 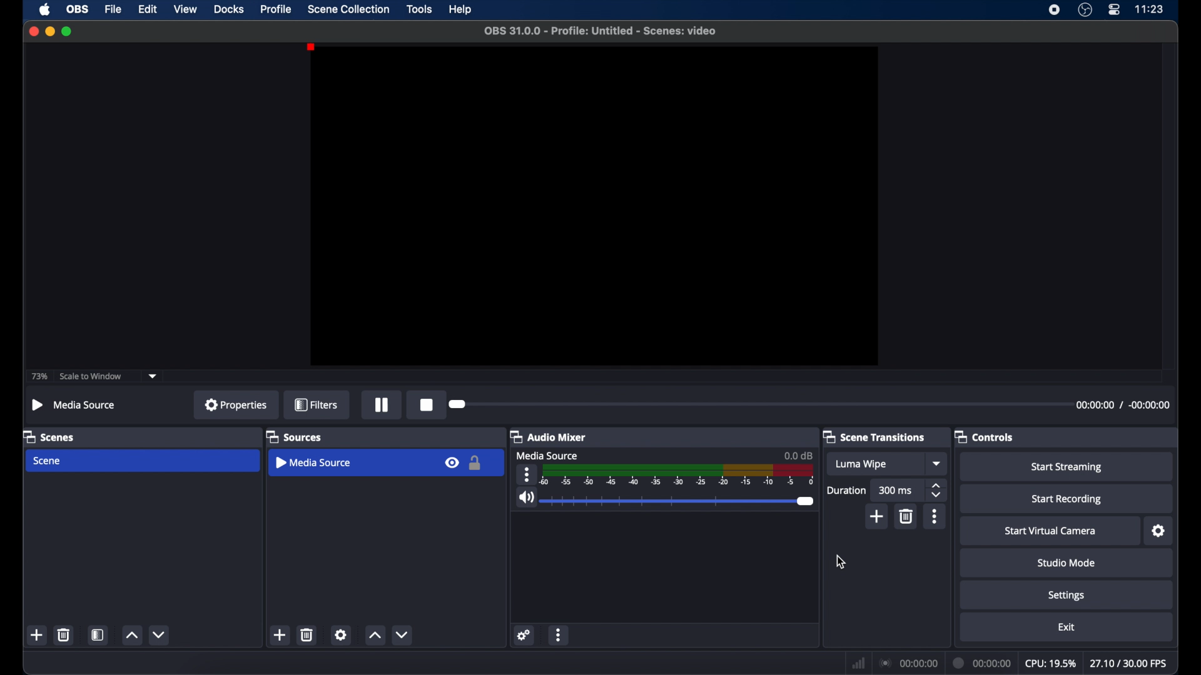 I want to click on decrement, so click(x=403, y=634).